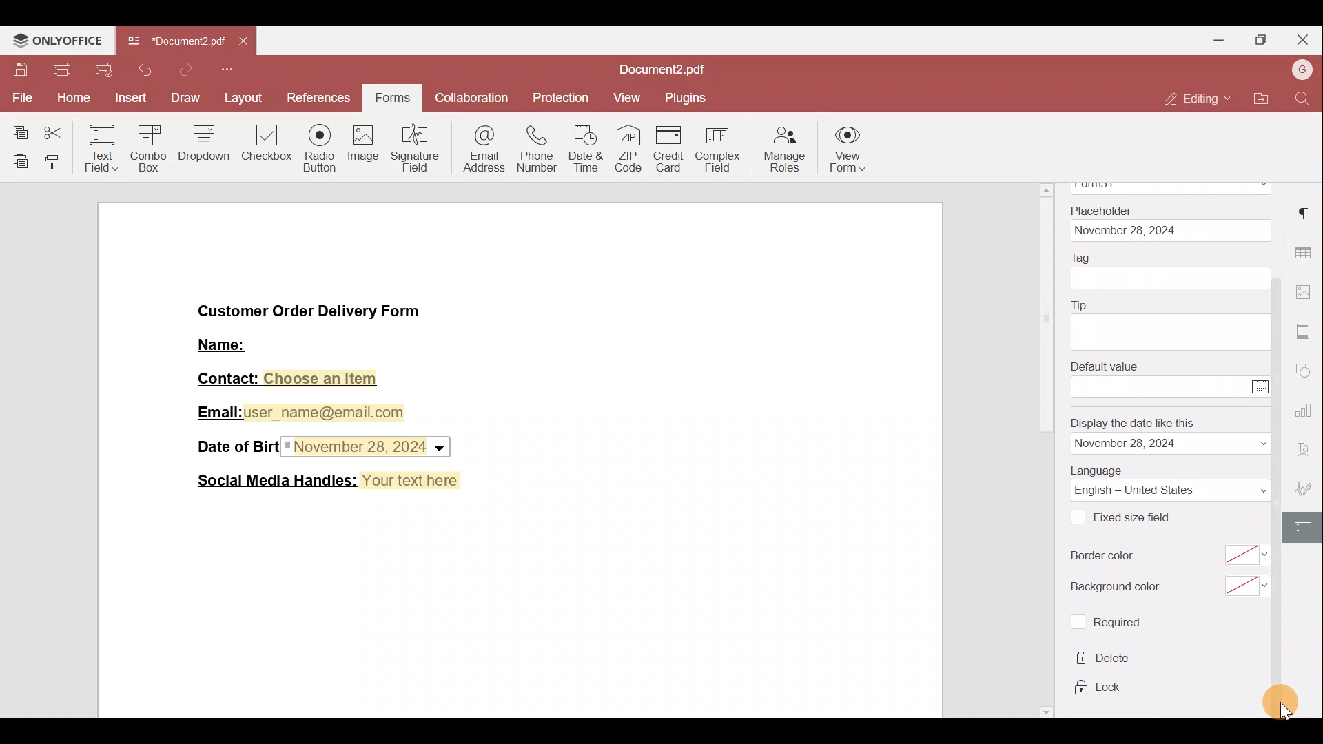 This screenshot has width=1323, height=744. I want to click on Paste, so click(17, 158).